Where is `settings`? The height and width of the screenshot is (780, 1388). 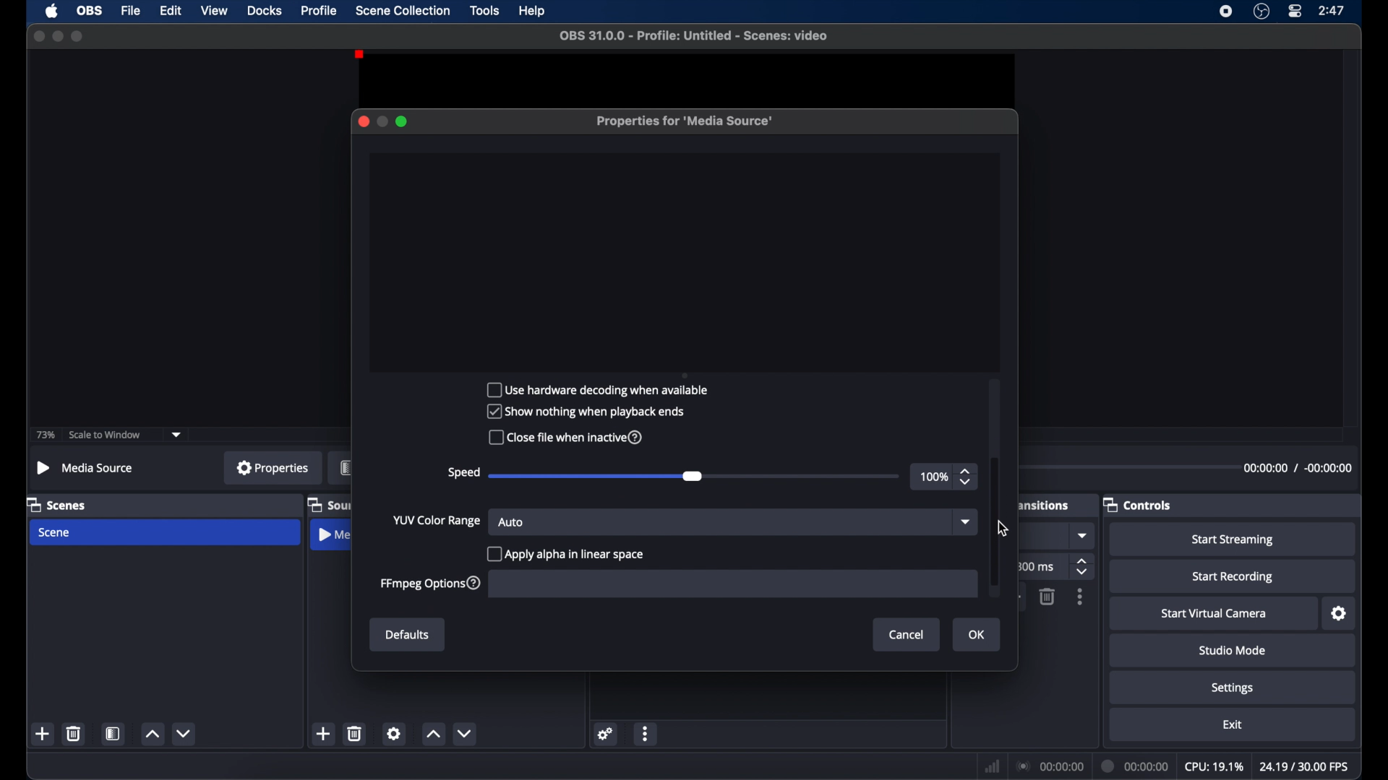
settings is located at coordinates (607, 734).